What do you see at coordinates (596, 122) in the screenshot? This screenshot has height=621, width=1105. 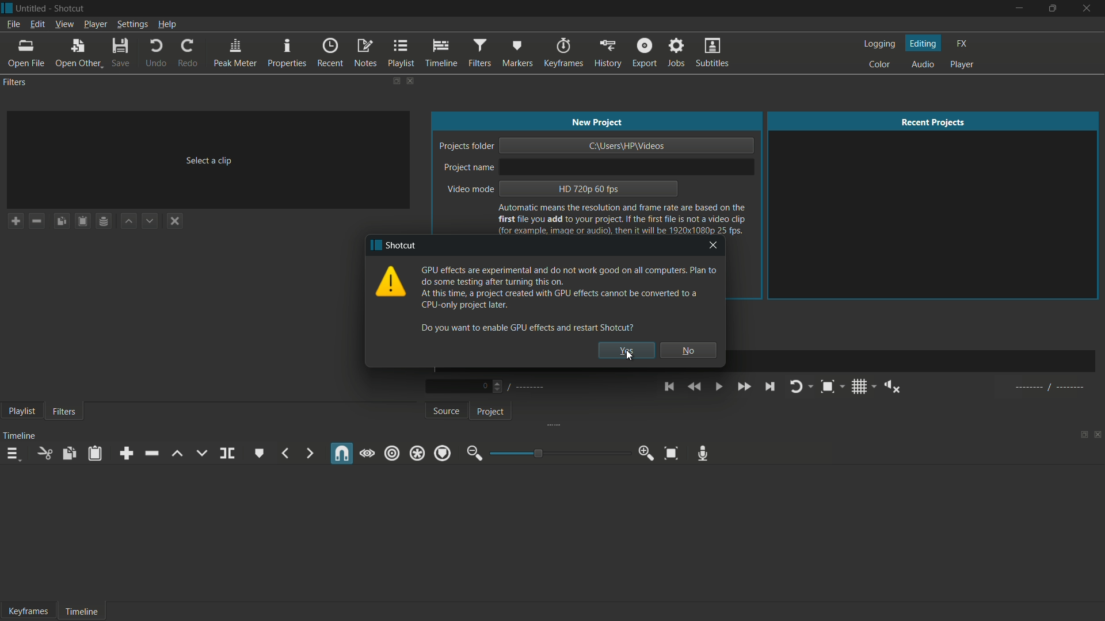 I see `new project` at bounding box center [596, 122].